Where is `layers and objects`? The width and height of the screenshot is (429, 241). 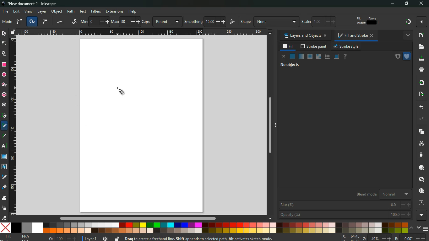 layers and objects is located at coordinates (305, 36).